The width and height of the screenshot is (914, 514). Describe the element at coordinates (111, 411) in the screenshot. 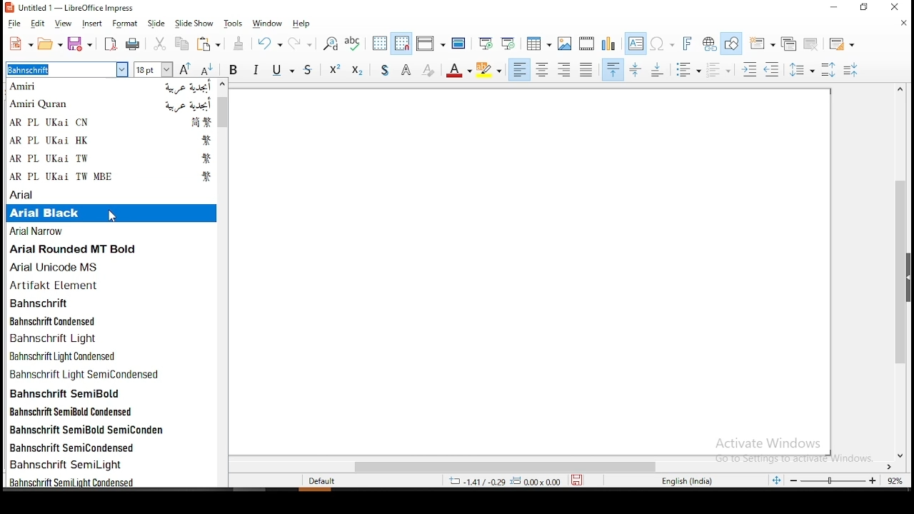

I see `bahnschrift semibold condensed` at that location.